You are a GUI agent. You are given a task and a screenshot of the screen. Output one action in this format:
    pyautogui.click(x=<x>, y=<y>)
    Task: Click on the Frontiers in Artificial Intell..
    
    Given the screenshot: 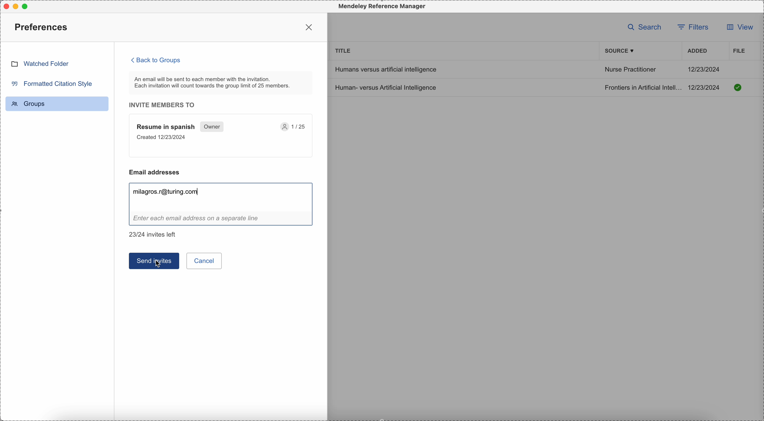 What is the action you would take?
    pyautogui.click(x=642, y=87)
    